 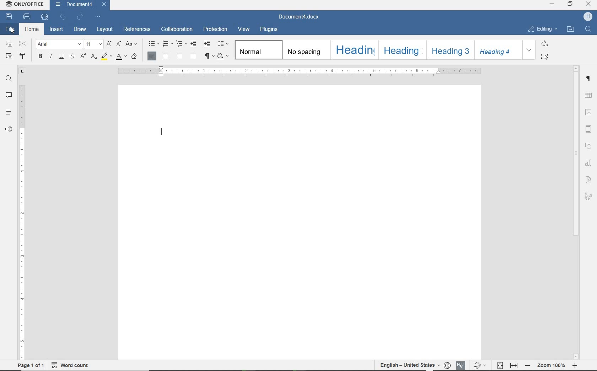 I want to click on print file, so click(x=27, y=17).